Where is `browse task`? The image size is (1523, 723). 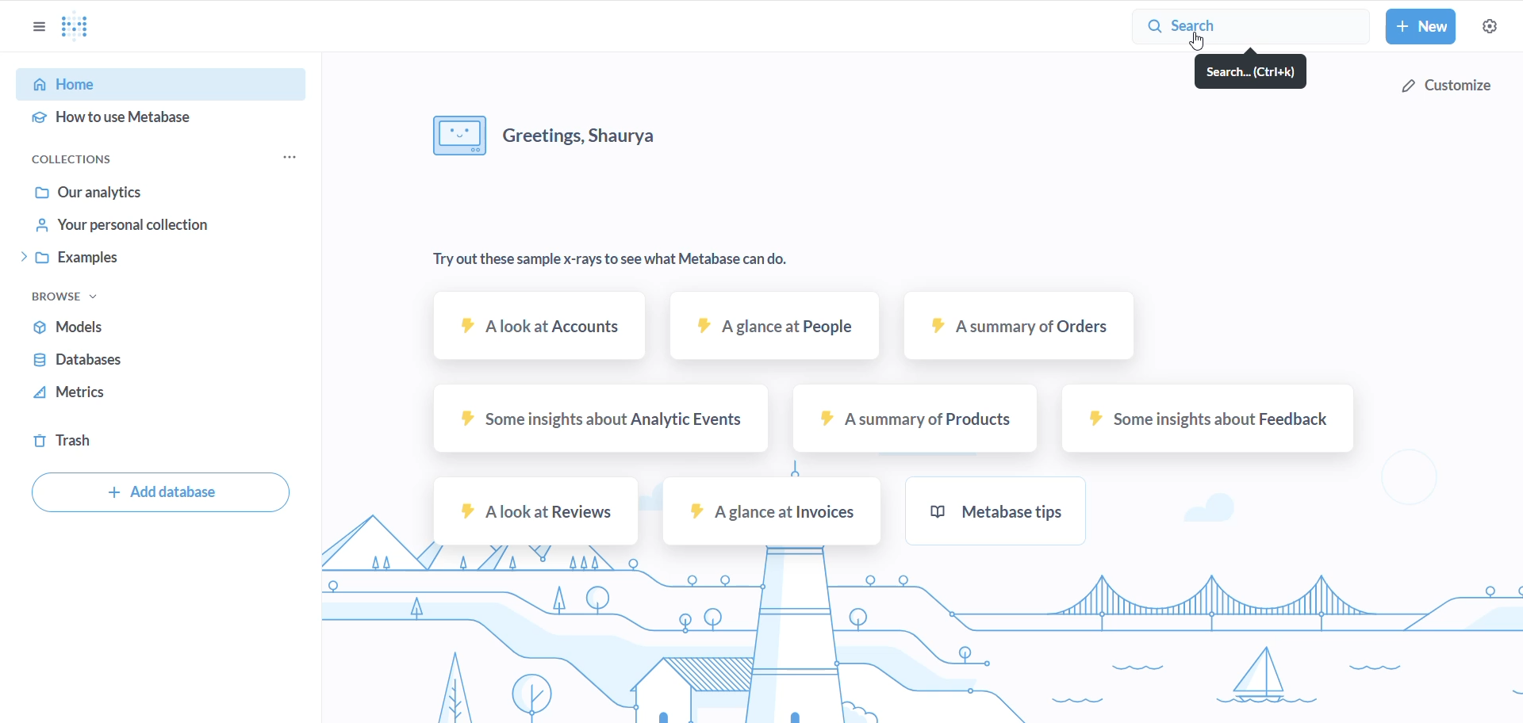 browse task is located at coordinates (69, 296).